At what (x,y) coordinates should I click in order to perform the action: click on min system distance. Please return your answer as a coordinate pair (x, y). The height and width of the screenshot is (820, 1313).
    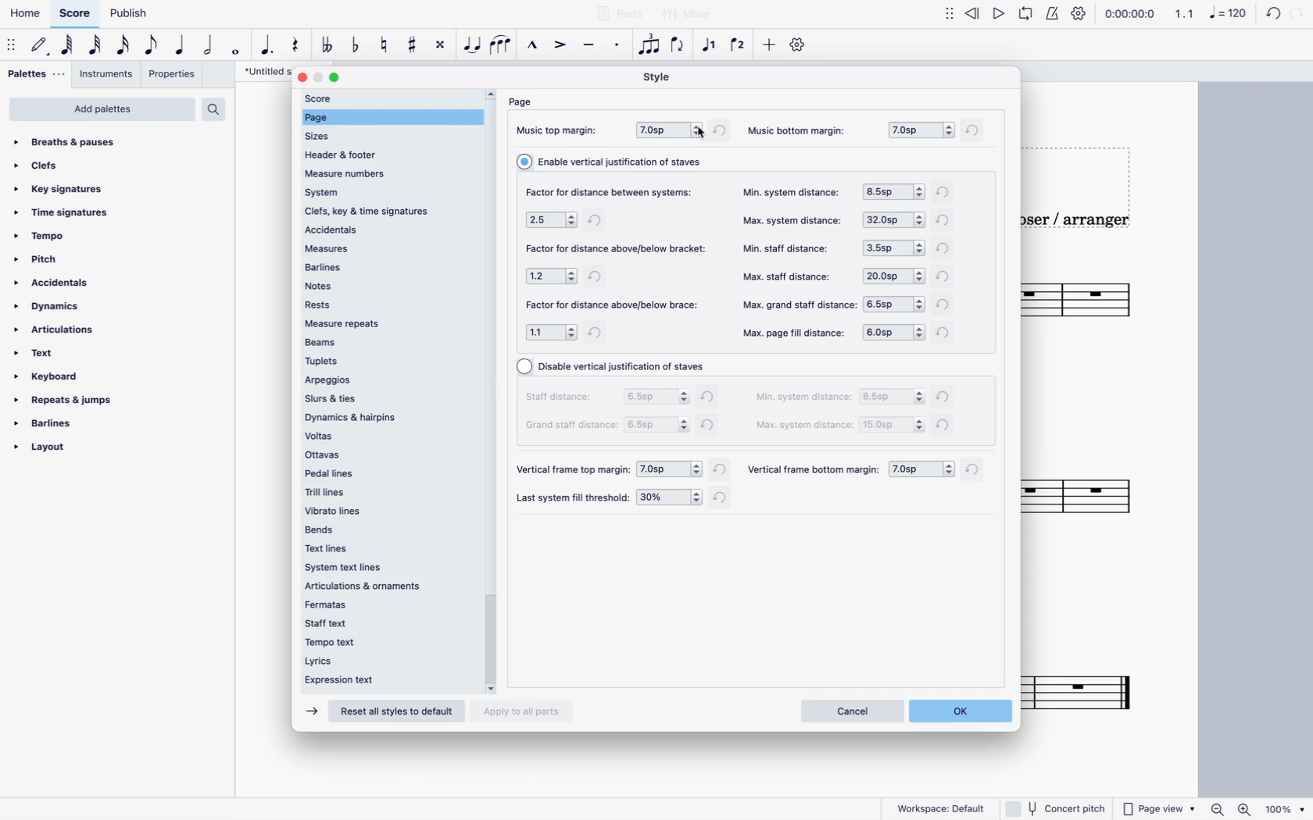
    Looking at the image, I should click on (803, 398).